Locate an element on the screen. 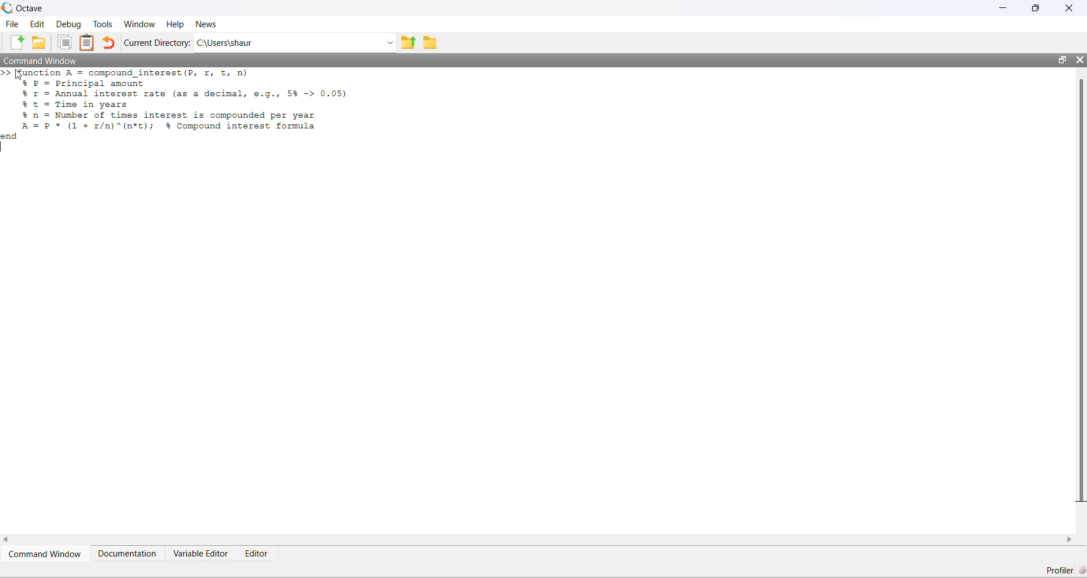 The image size is (1087, 578). News is located at coordinates (207, 24).